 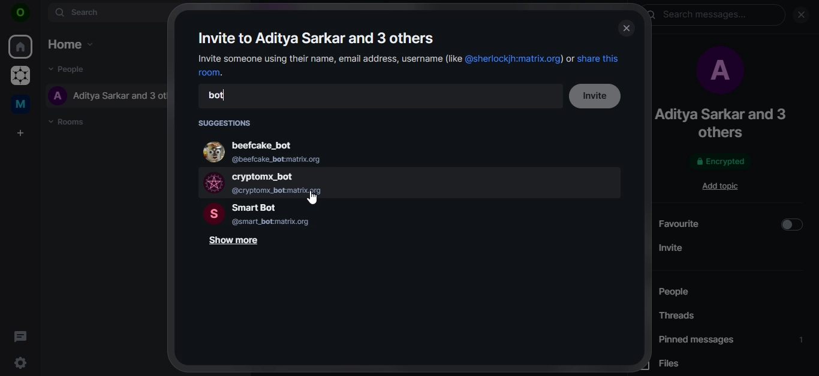 What do you see at coordinates (715, 16) in the screenshot?
I see `search messages` at bounding box center [715, 16].